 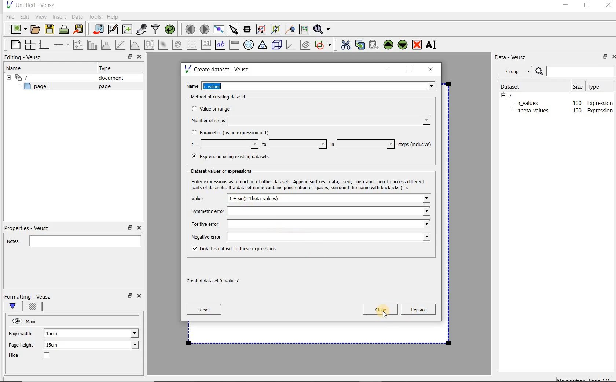 What do you see at coordinates (608, 6) in the screenshot?
I see `Close` at bounding box center [608, 6].